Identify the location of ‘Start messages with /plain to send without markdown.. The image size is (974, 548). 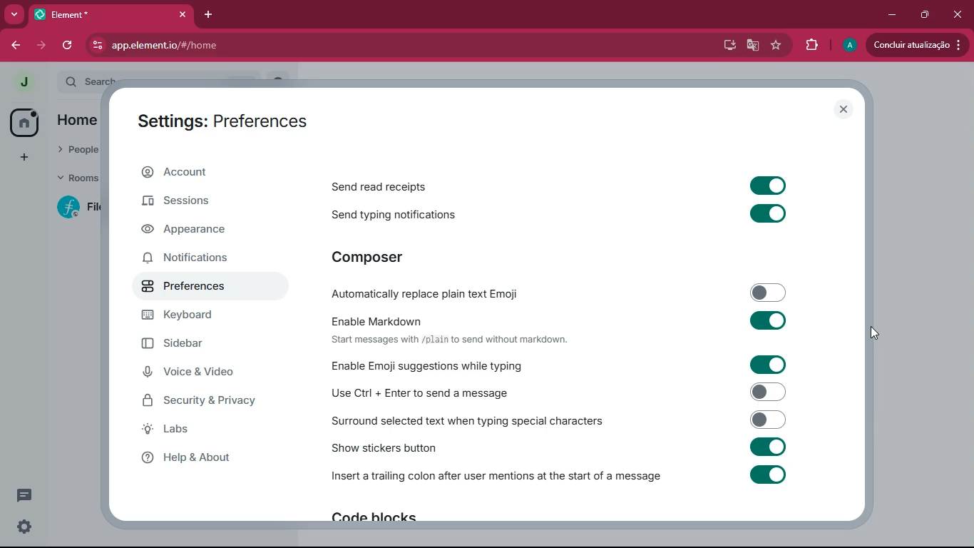
(452, 342).